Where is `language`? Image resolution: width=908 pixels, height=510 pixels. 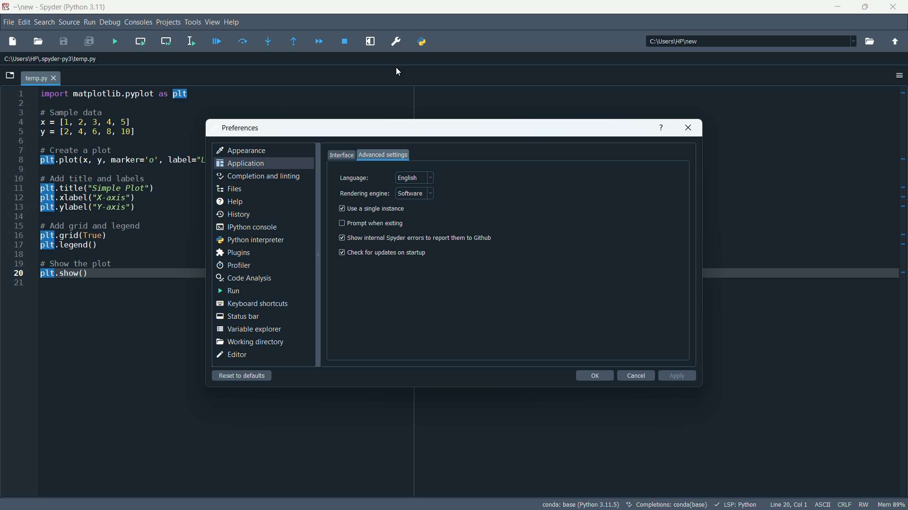
language is located at coordinates (354, 178).